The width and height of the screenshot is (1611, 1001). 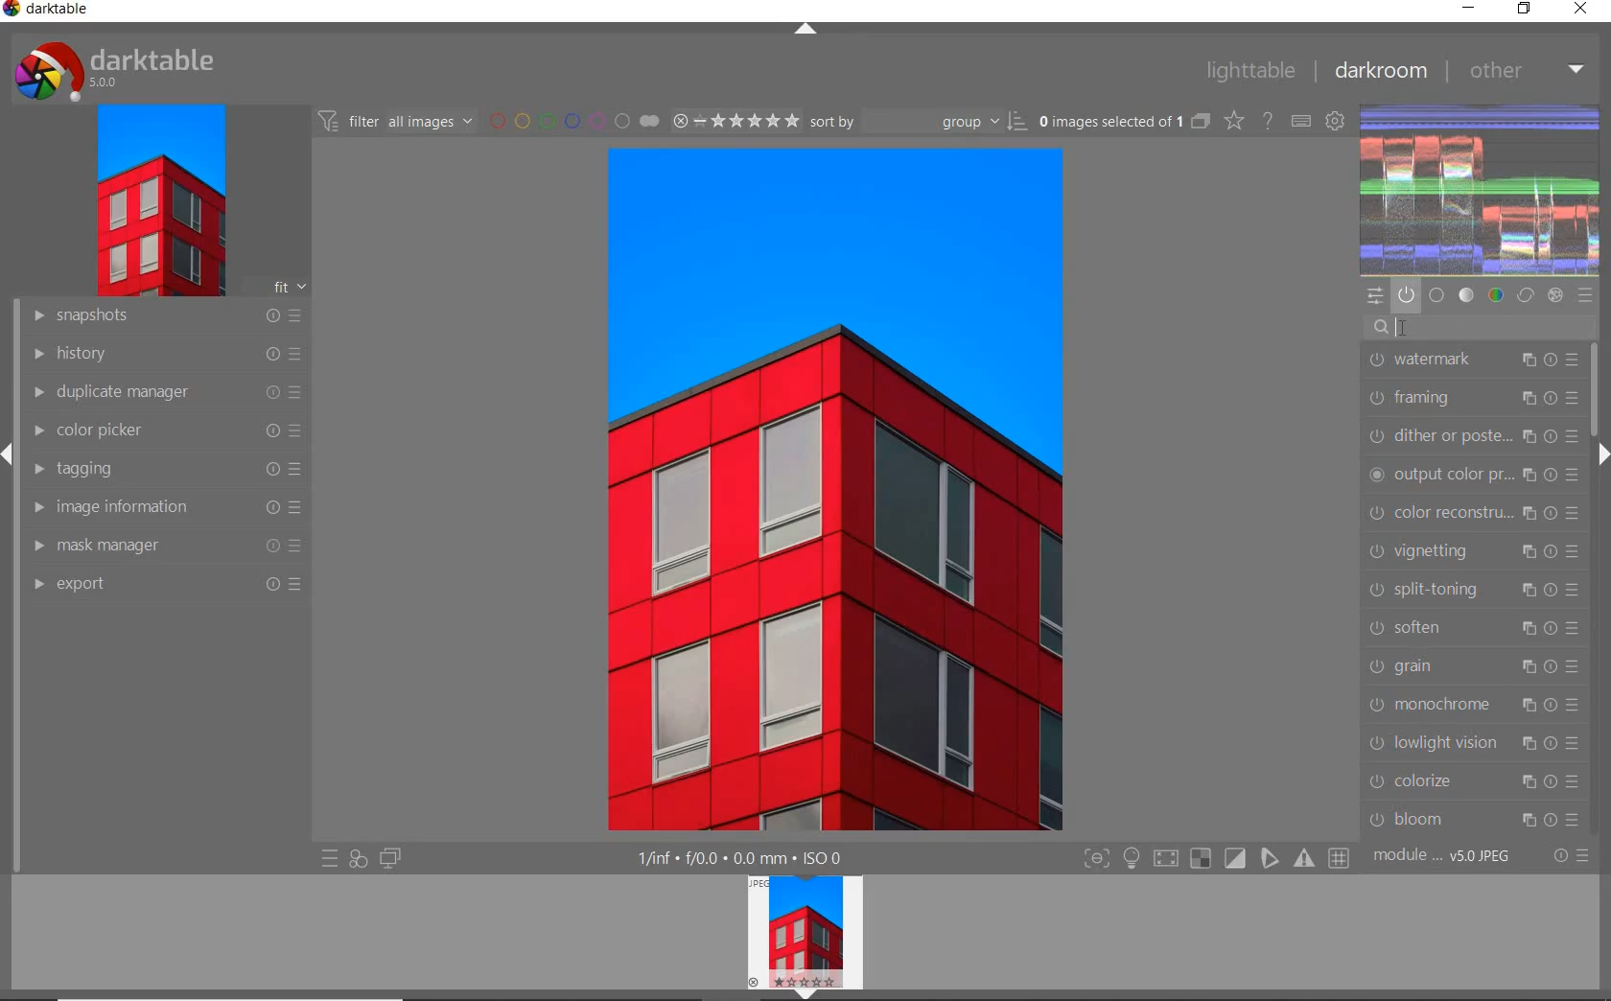 What do you see at coordinates (1406, 294) in the screenshot?
I see `show only active modules` at bounding box center [1406, 294].